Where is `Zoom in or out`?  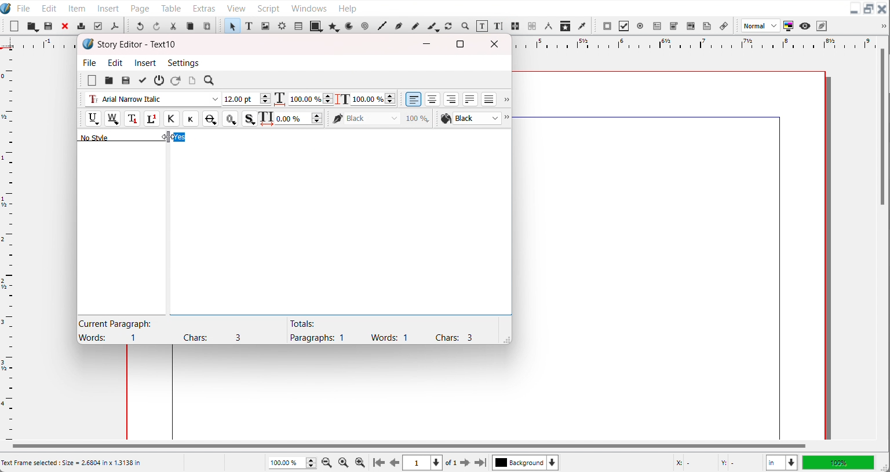 Zoom in or out is located at coordinates (464, 25).